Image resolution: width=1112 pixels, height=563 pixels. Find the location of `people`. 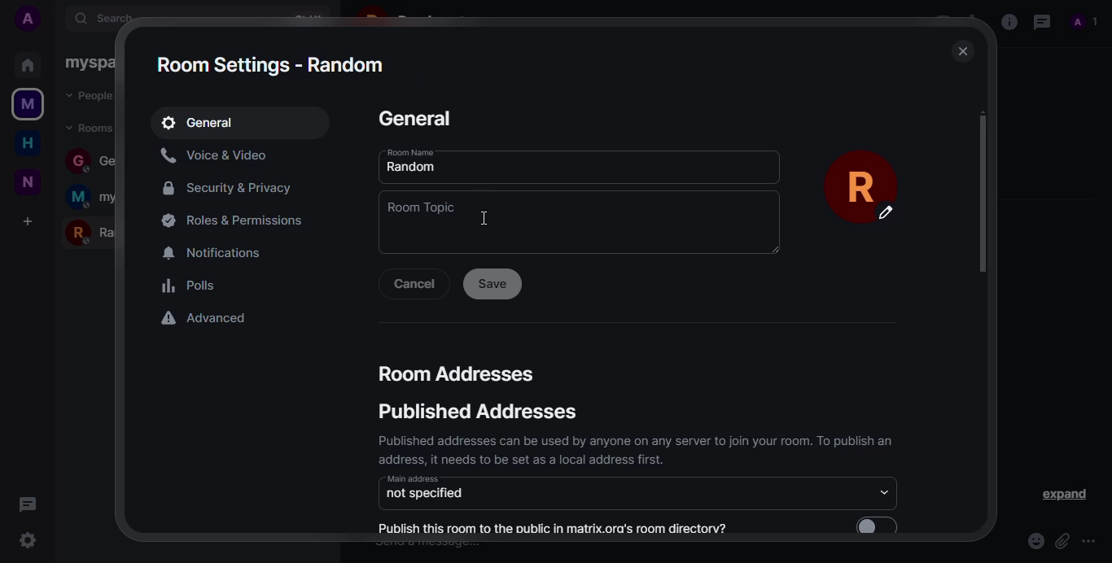

people is located at coordinates (95, 96).